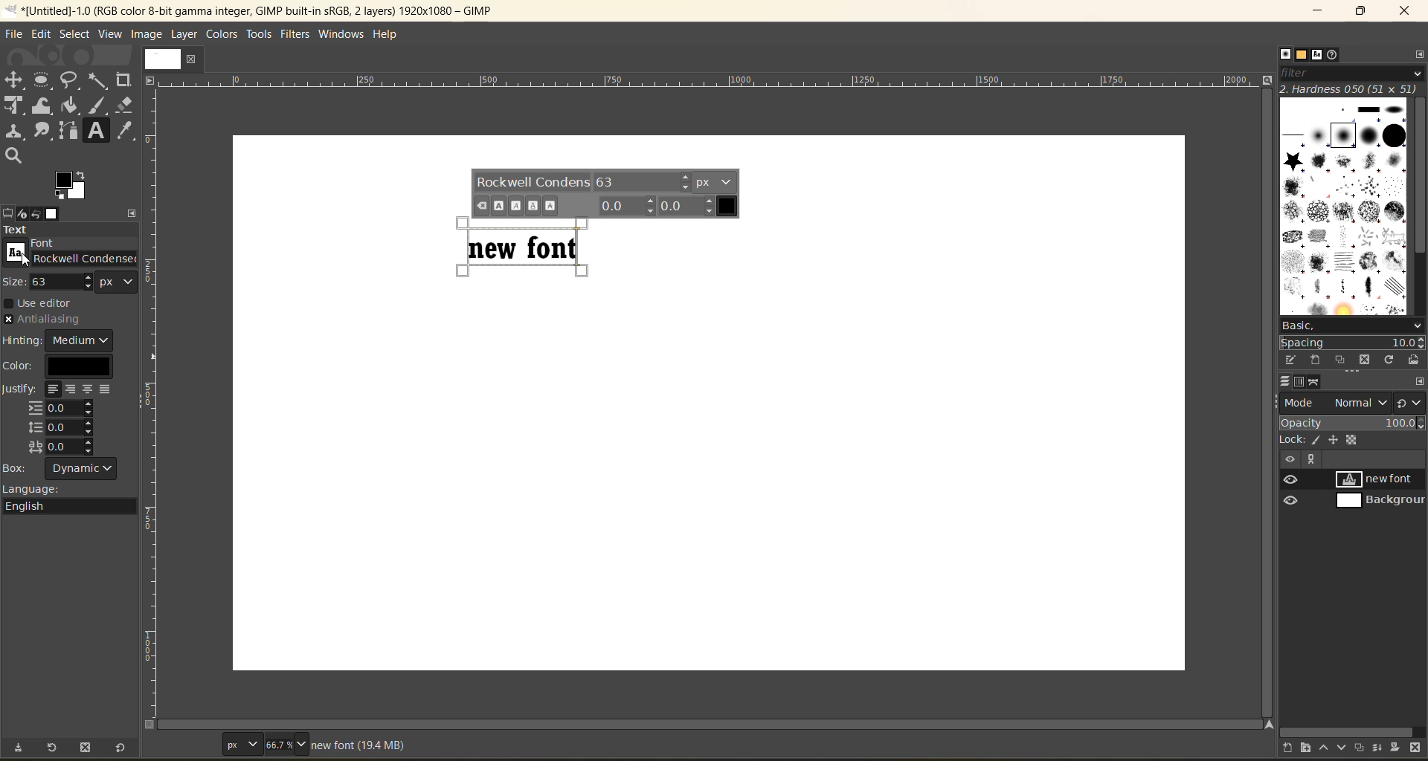 The height and width of the screenshot is (761, 1428). What do you see at coordinates (135, 213) in the screenshot?
I see `configure` at bounding box center [135, 213].